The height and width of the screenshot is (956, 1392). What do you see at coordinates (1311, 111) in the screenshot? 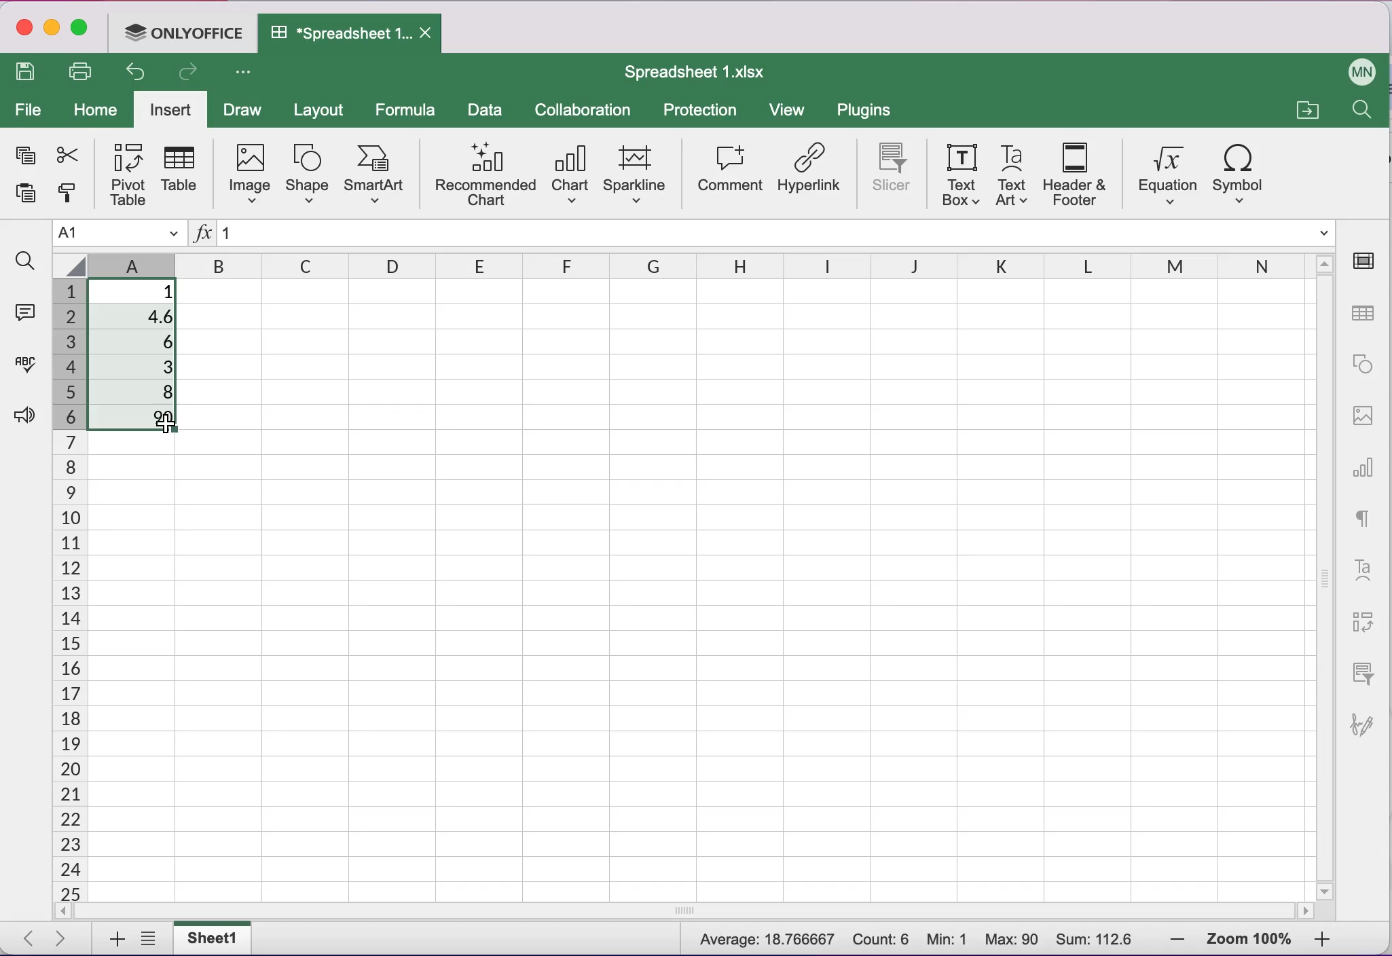
I see `open a file location` at bounding box center [1311, 111].